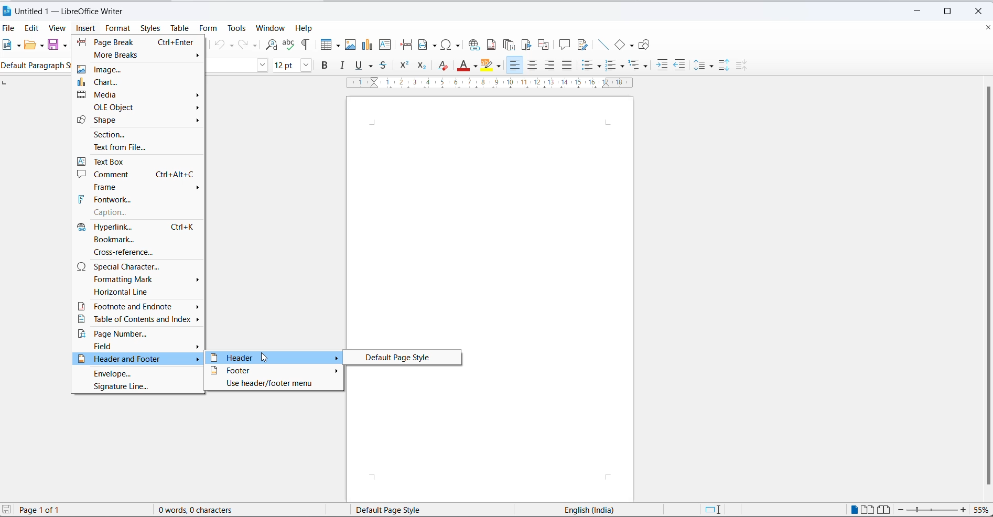 The image size is (993, 517). Describe the element at coordinates (255, 45) in the screenshot. I see `redo options` at that location.